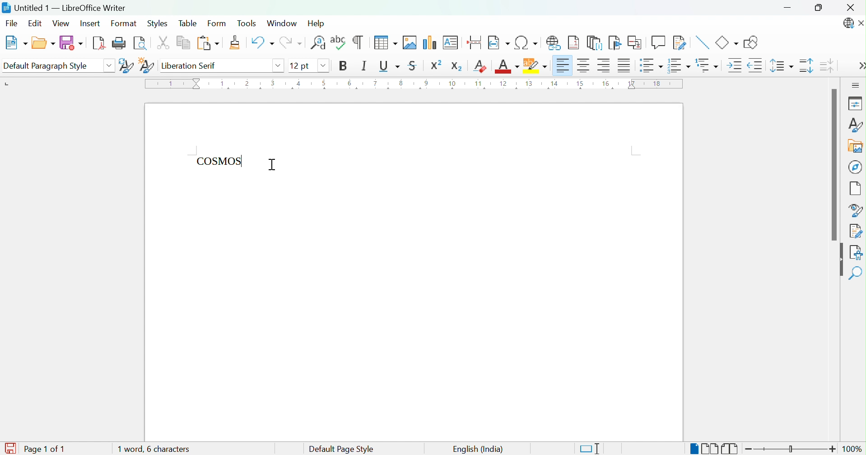 This screenshot has height=455, width=866. Describe the element at coordinates (833, 449) in the screenshot. I see `Zoom in` at that location.